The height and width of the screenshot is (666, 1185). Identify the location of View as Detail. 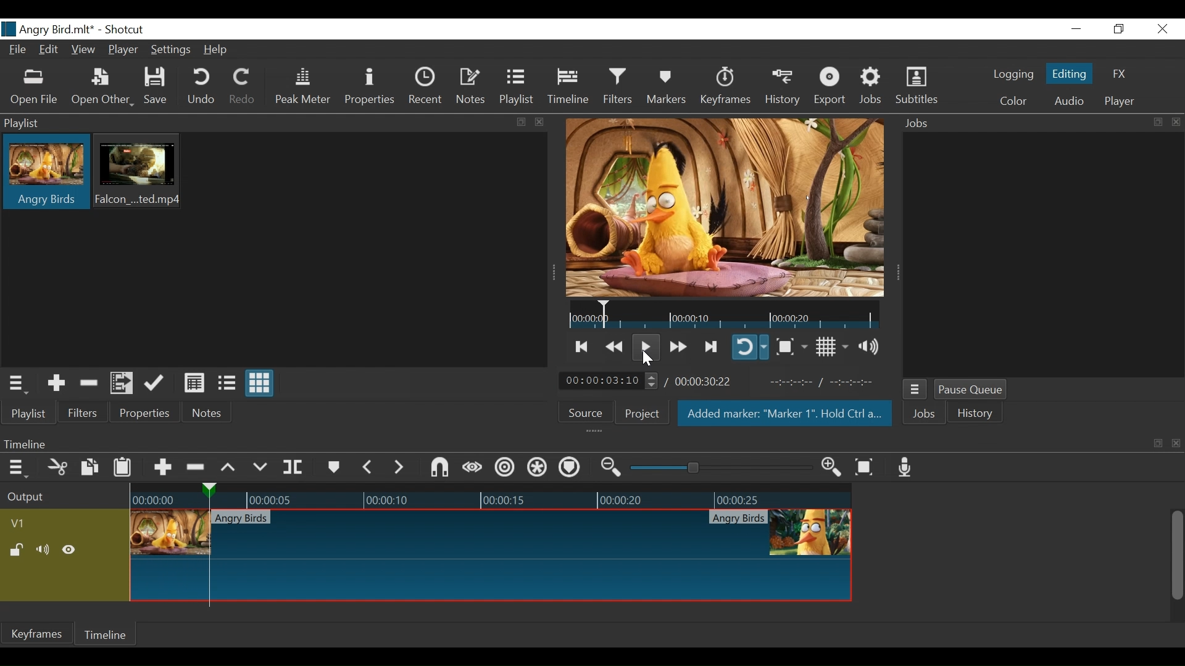
(194, 382).